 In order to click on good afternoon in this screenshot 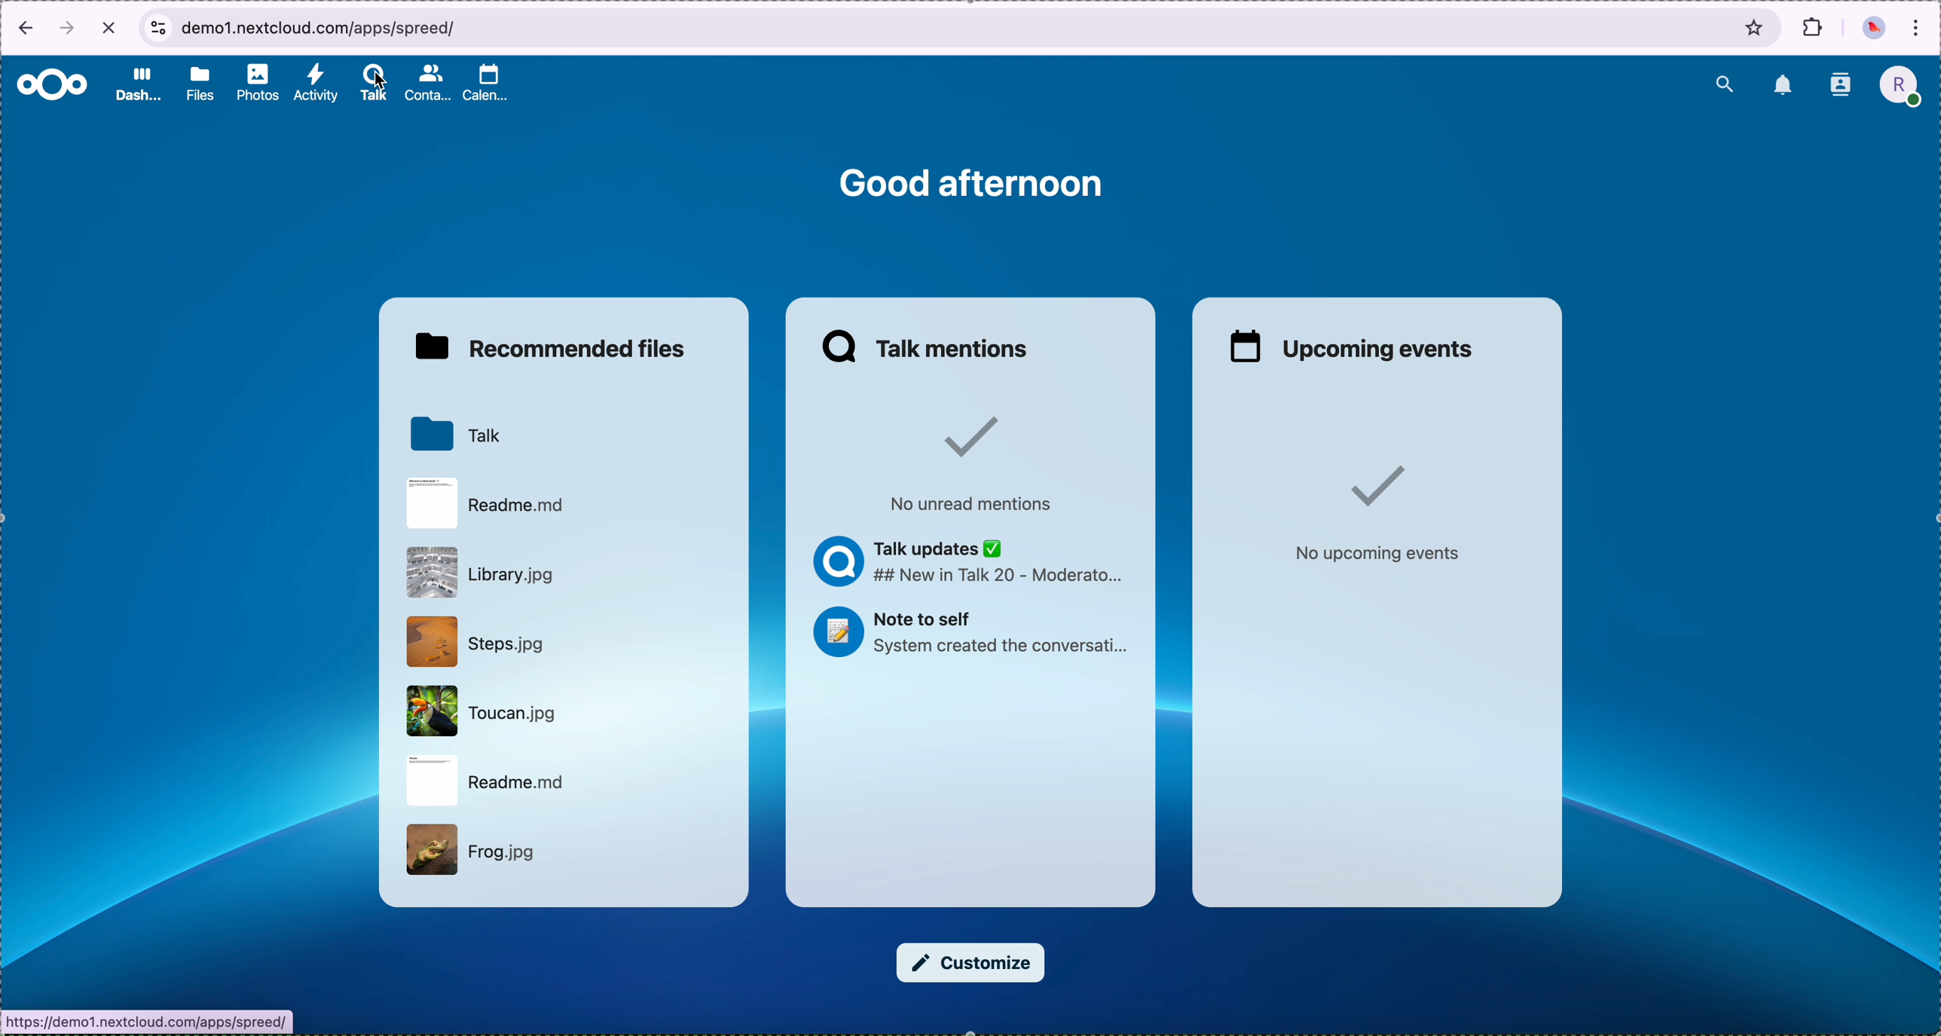, I will do `click(971, 183)`.